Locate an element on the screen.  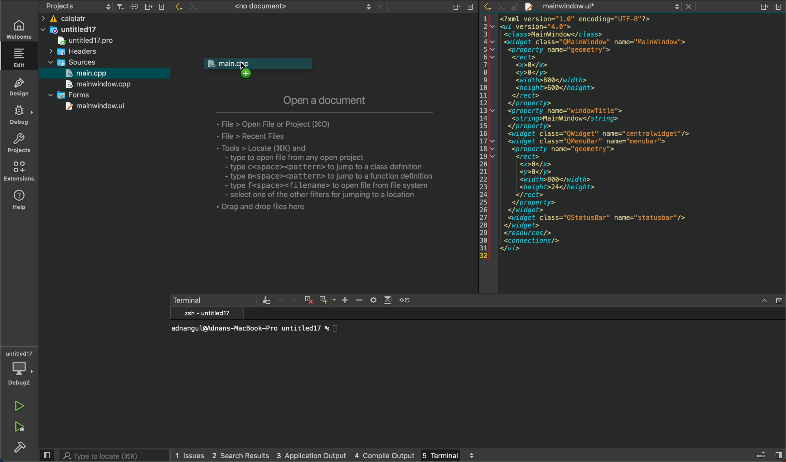
issues is located at coordinates (190, 455).